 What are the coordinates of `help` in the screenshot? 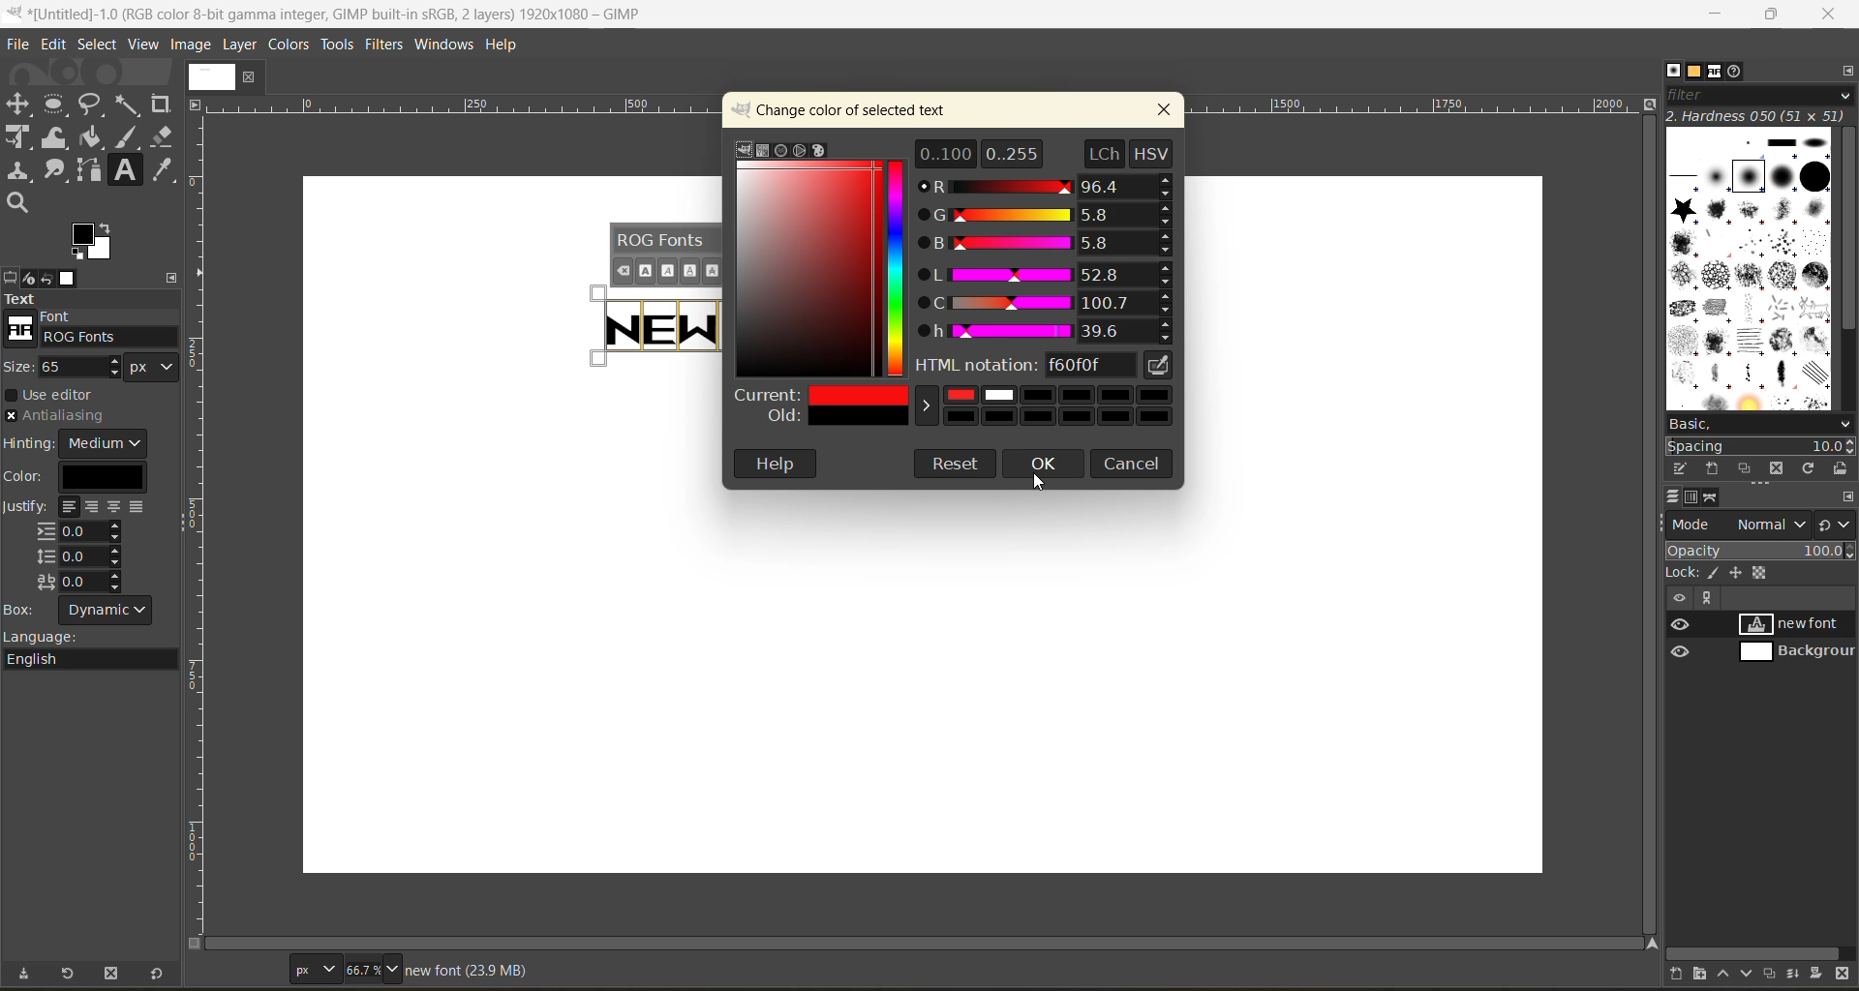 It's located at (511, 47).